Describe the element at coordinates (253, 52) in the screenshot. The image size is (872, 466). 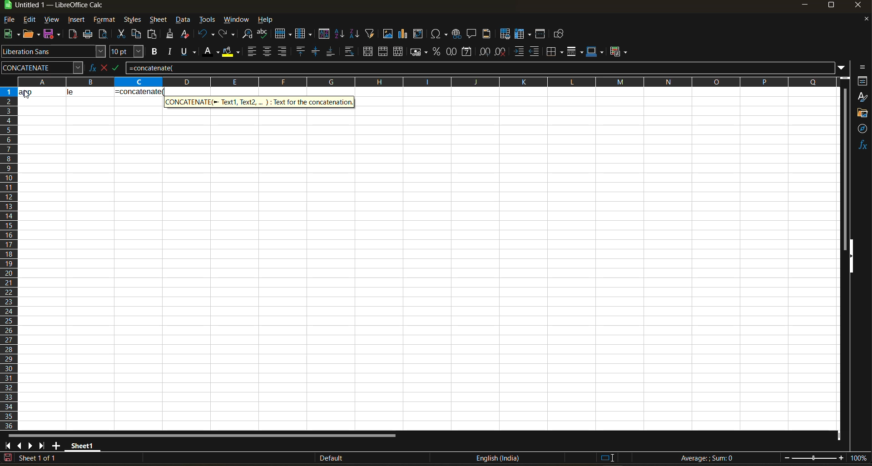
I see `align left` at that location.